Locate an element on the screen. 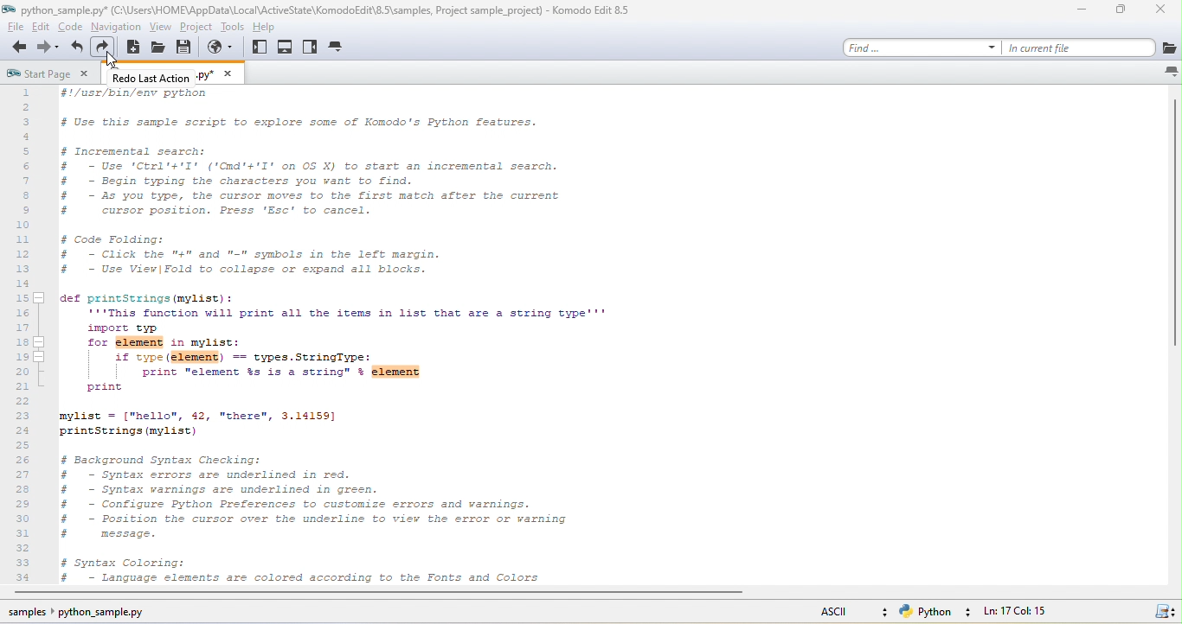 The image size is (1182, 624). project is located at coordinates (195, 28).